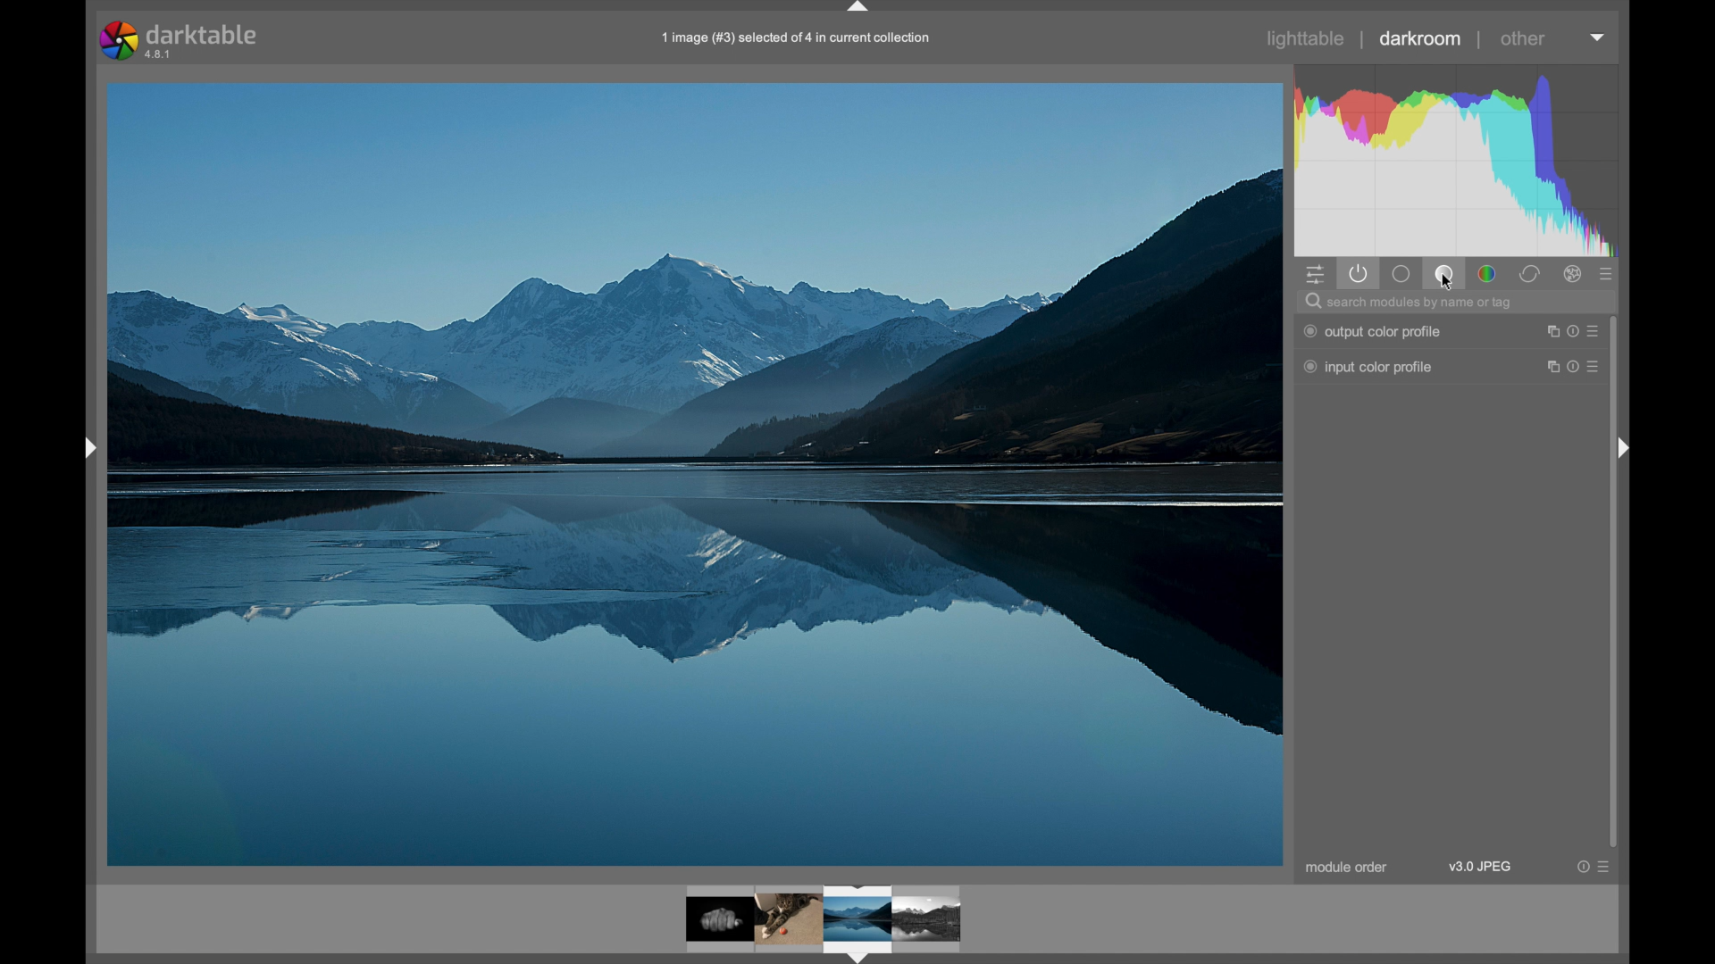 Image resolution: width=1715 pixels, height=964 pixels. I want to click on correct, so click(1529, 274).